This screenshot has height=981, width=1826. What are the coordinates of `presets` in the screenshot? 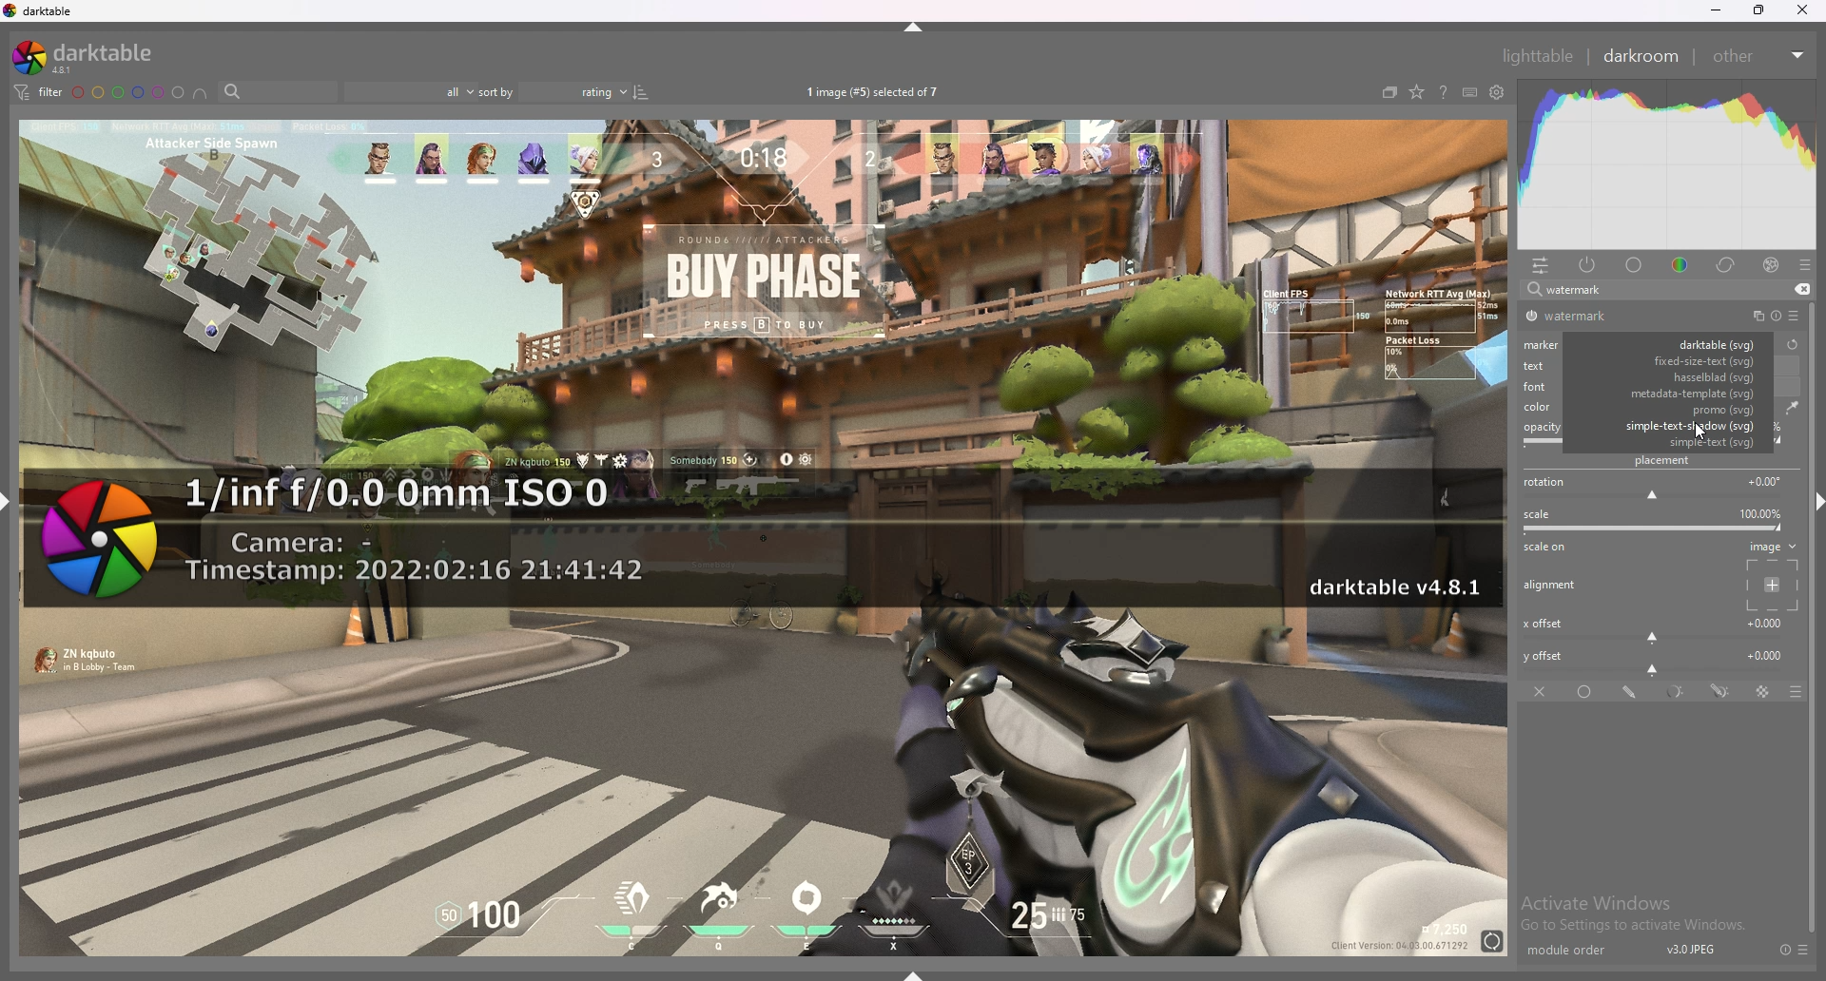 It's located at (1794, 316).